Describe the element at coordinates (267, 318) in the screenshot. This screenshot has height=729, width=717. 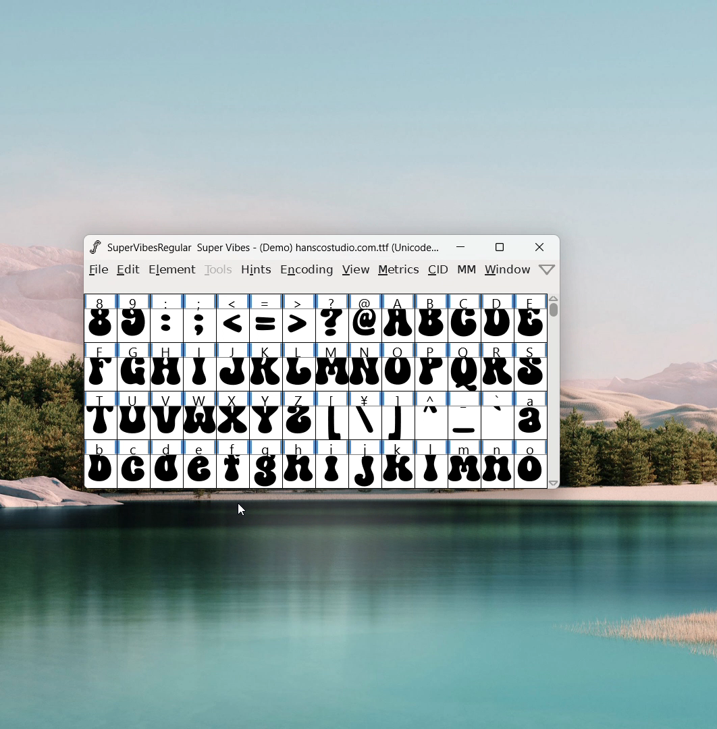
I see `=` at that location.